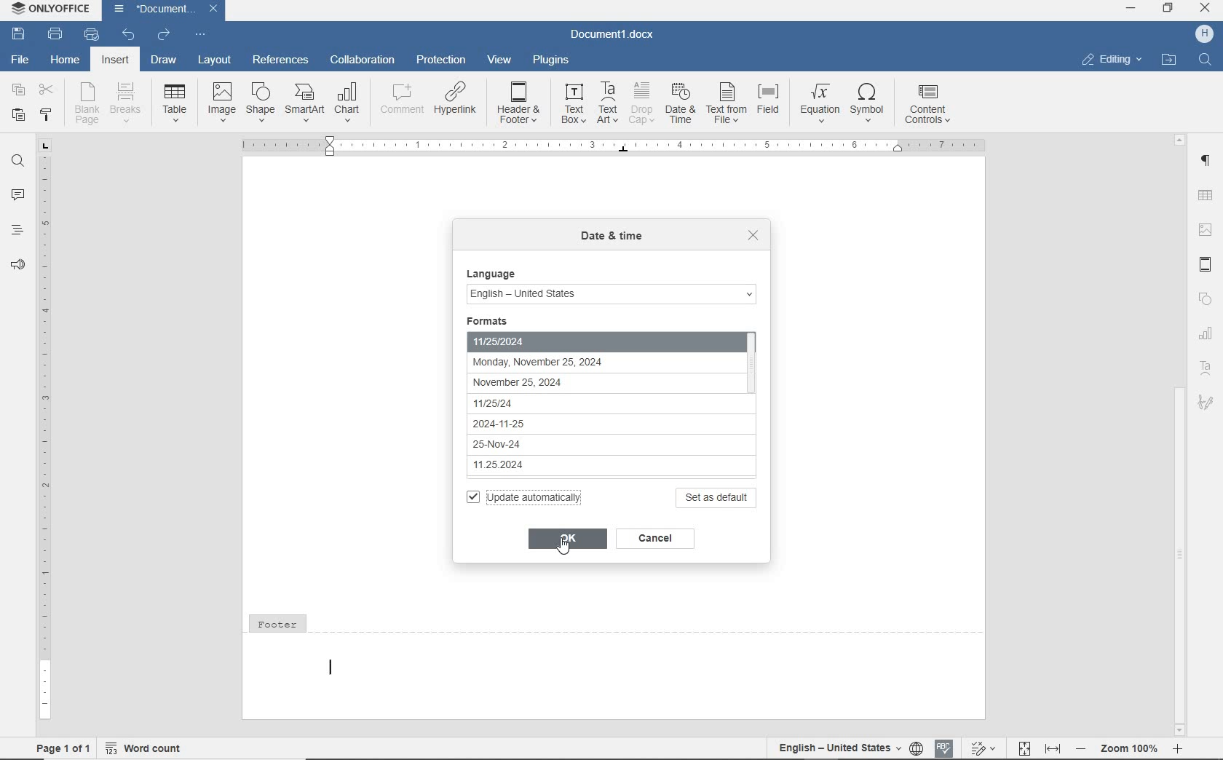 The height and width of the screenshot is (760, 1223). I want to click on save, so click(17, 33).